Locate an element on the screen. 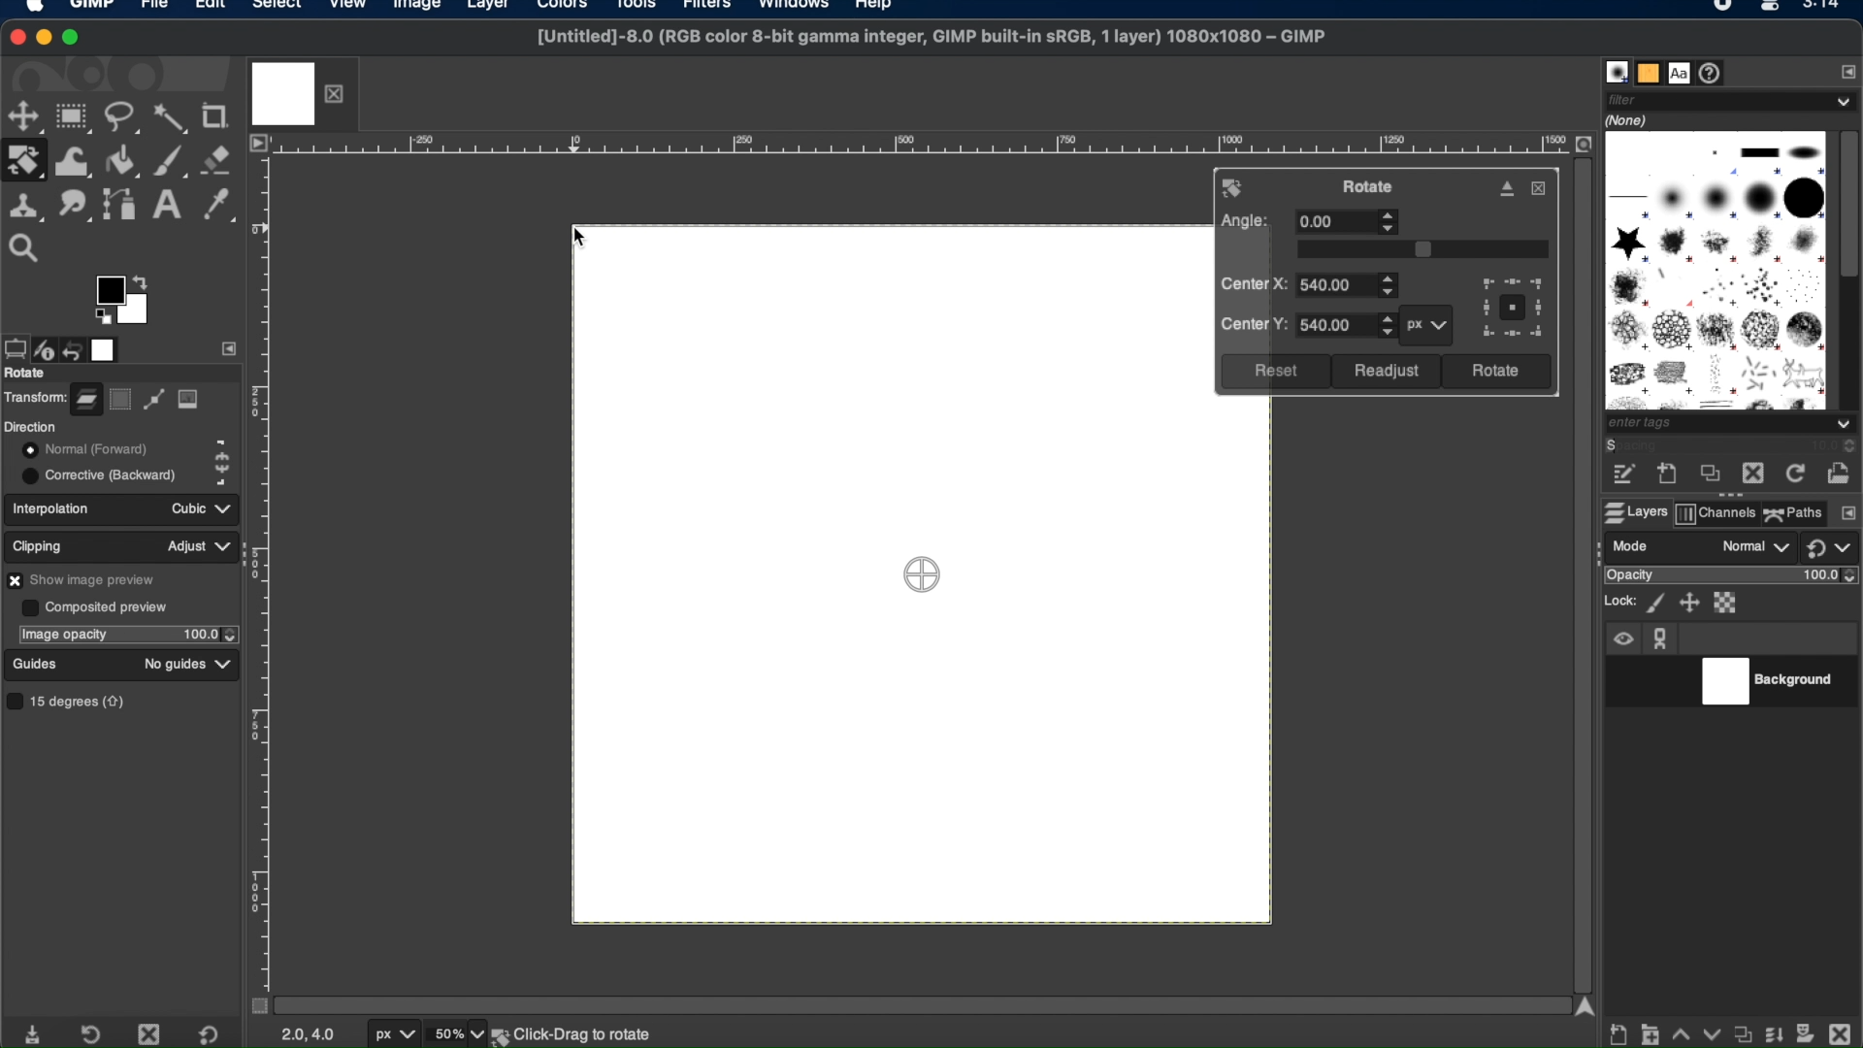  smudge tool is located at coordinates (74, 204).